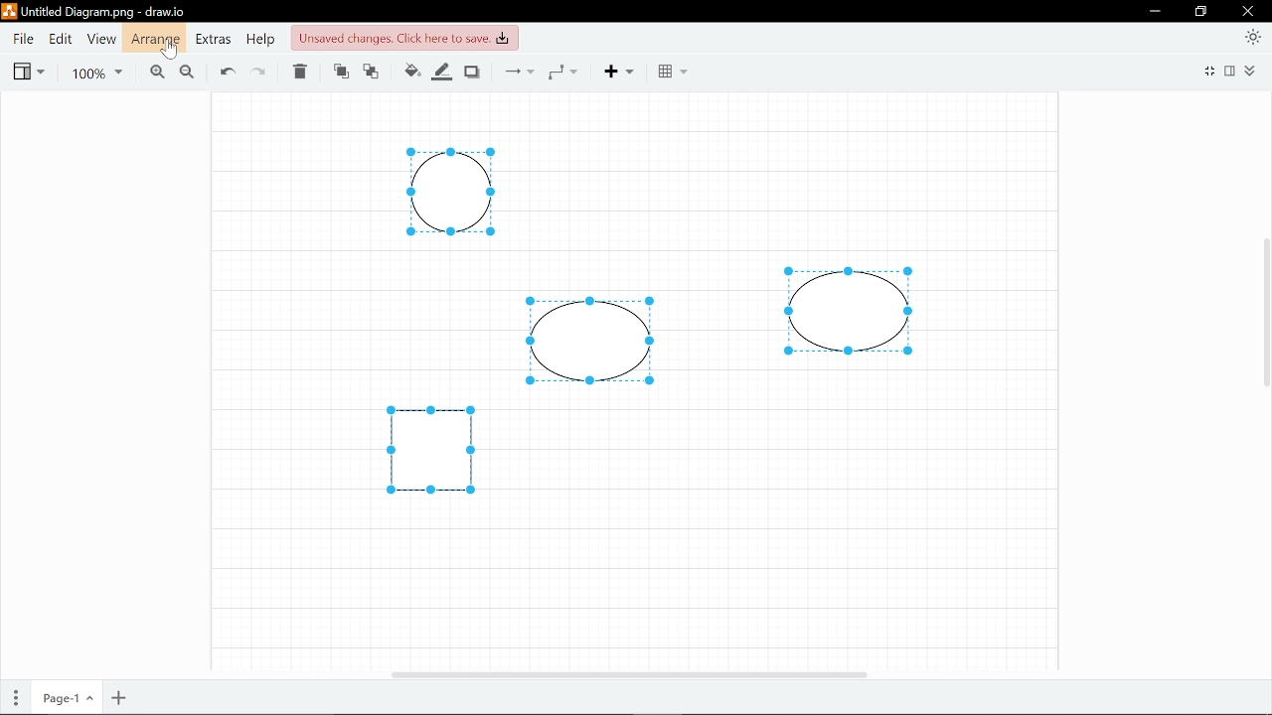 This screenshot has height=715, width=1272. Describe the element at coordinates (517, 71) in the screenshot. I see `COnnectors` at that location.